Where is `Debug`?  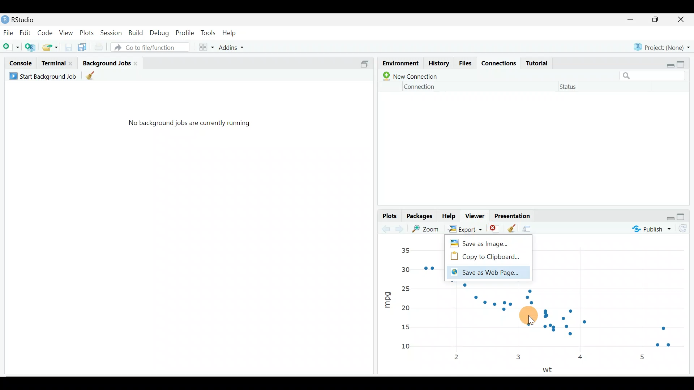
Debug is located at coordinates (160, 33).